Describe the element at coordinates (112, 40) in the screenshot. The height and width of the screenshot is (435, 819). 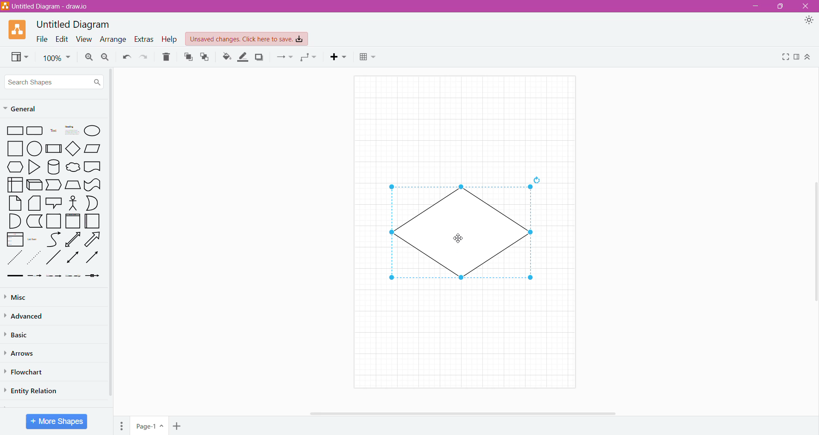
I see `Arrange` at that location.